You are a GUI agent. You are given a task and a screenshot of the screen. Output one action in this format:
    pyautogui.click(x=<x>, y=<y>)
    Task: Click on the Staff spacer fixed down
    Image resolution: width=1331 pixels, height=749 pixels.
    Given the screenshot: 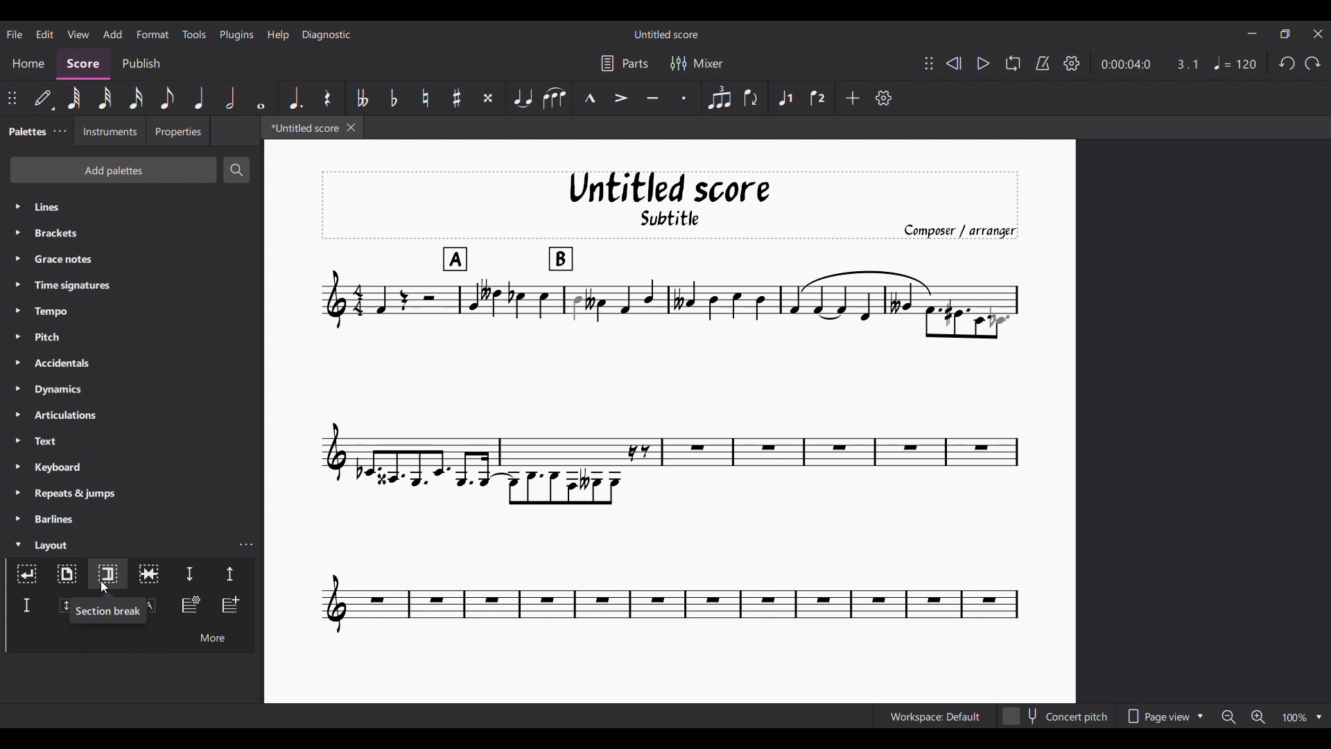 What is the action you would take?
    pyautogui.click(x=26, y=605)
    